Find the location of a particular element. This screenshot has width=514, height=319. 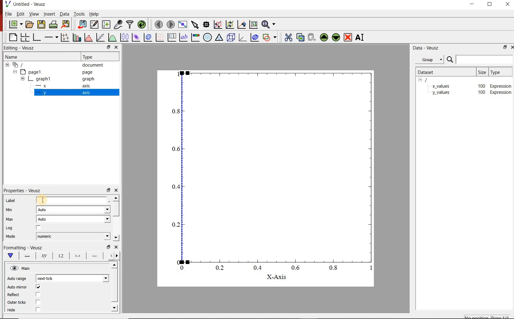

plot bar charts is located at coordinates (77, 37).